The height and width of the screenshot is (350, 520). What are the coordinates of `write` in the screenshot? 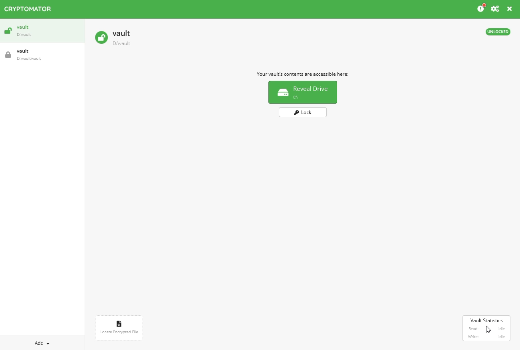 It's located at (473, 337).